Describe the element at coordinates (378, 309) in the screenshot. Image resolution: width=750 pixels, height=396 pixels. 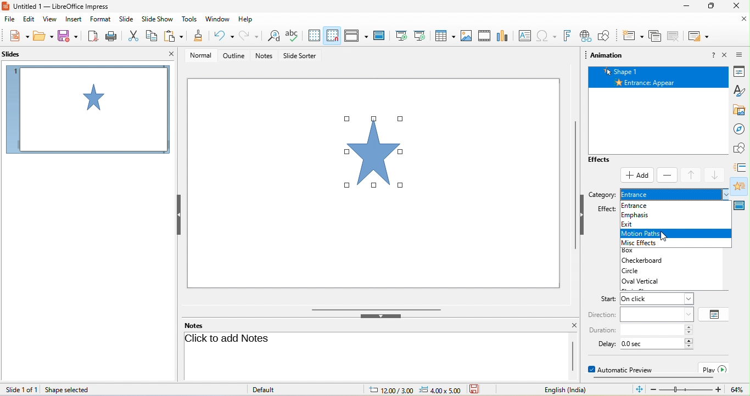
I see `horizontal scrollbar` at that location.